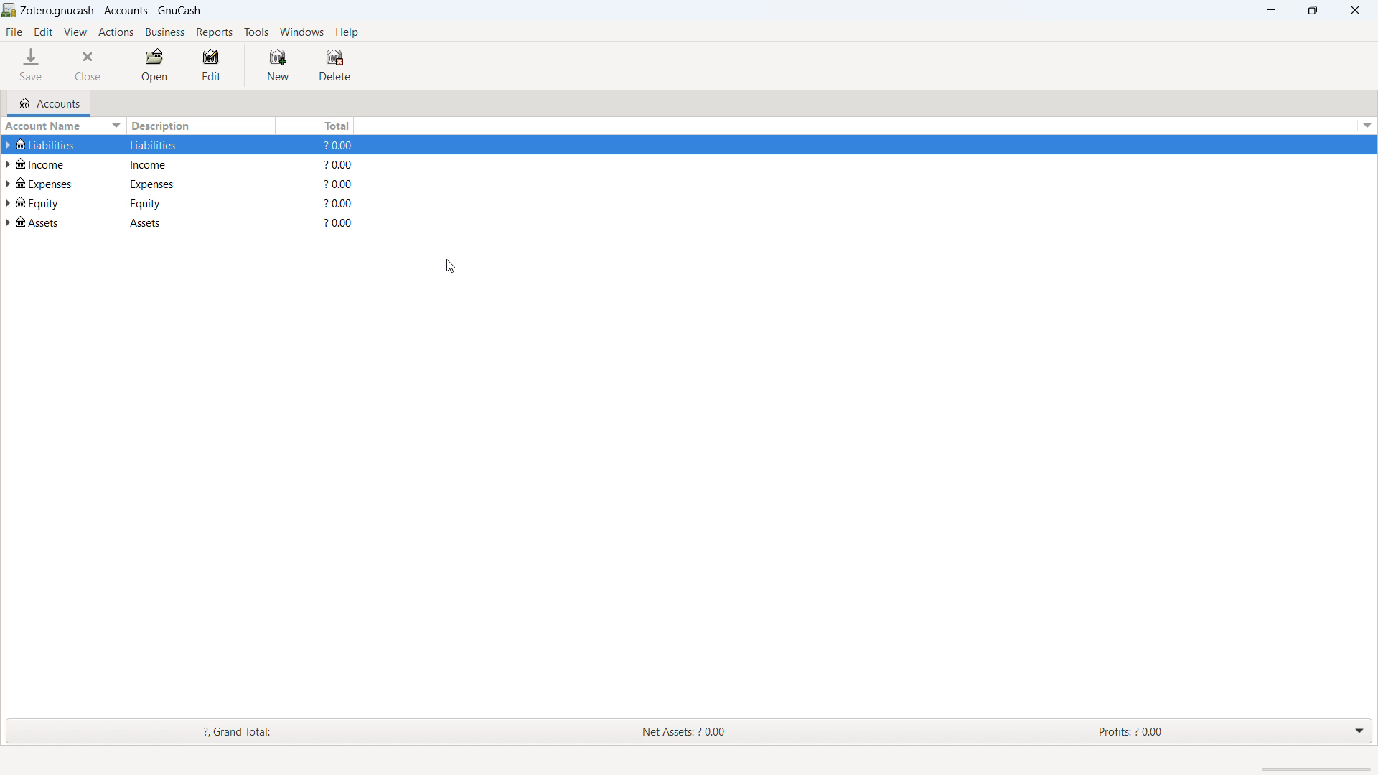 This screenshot has height=775, width=1378. I want to click on title, so click(111, 11).